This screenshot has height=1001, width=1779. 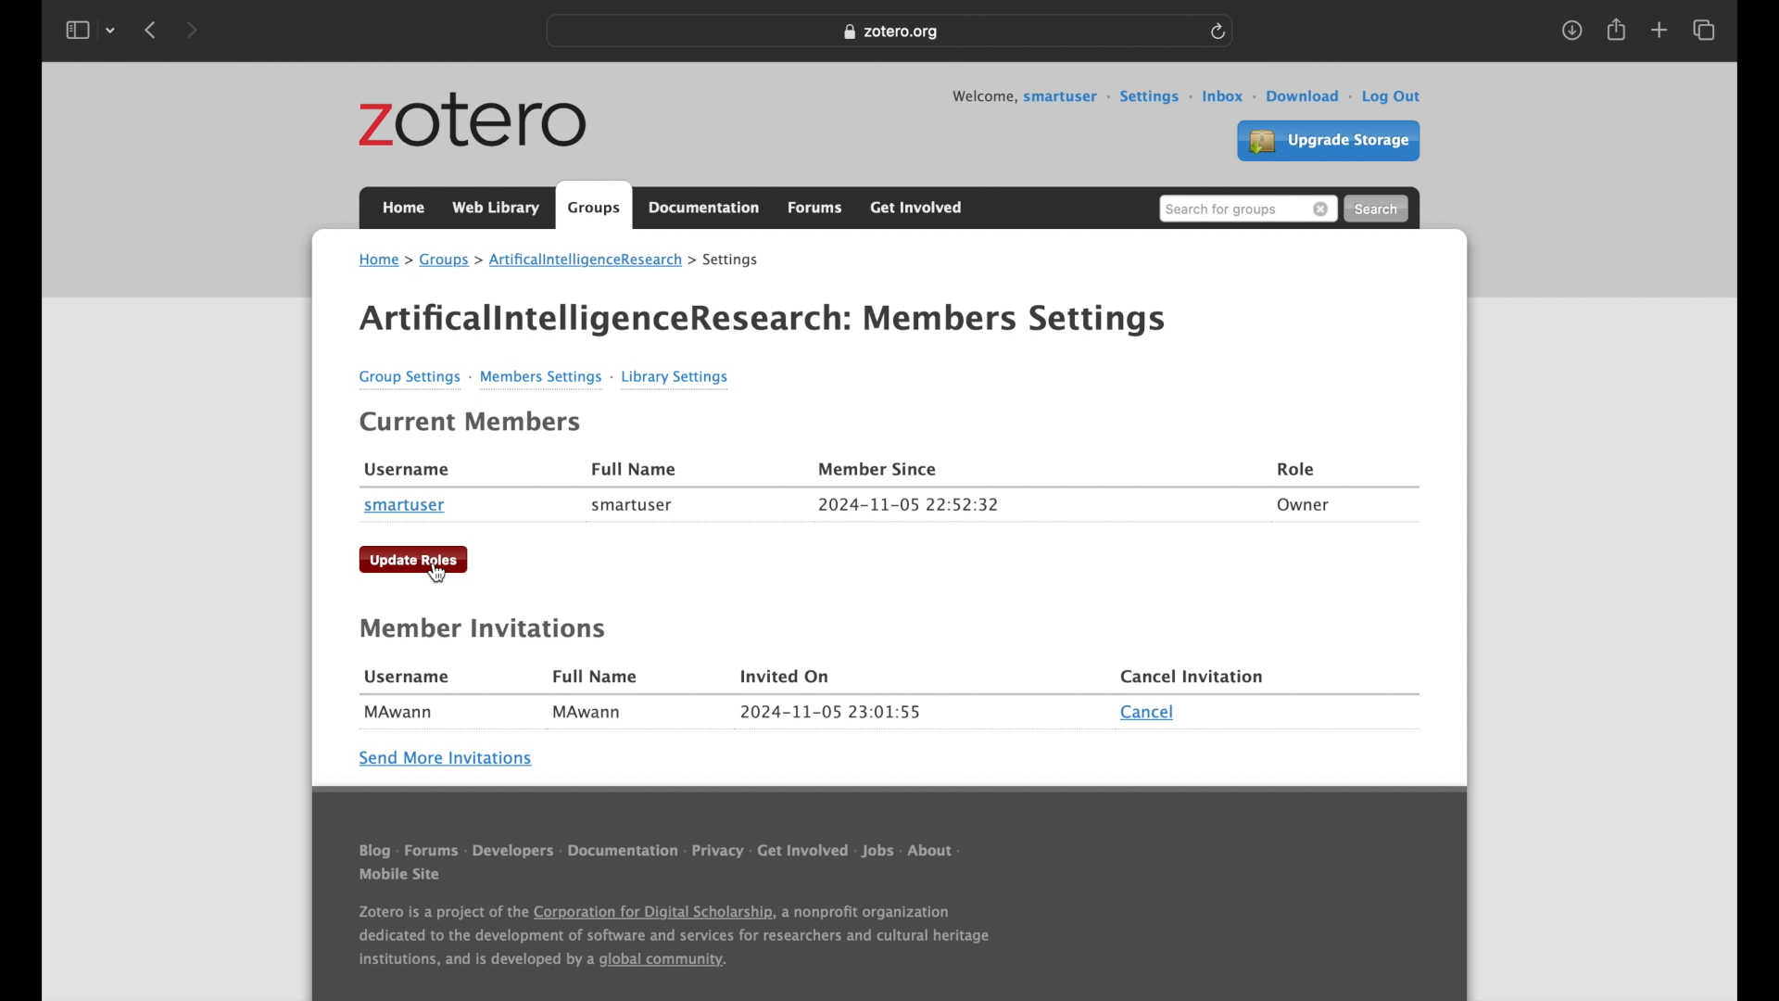 I want to click on inbox, so click(x=1230, y=97).